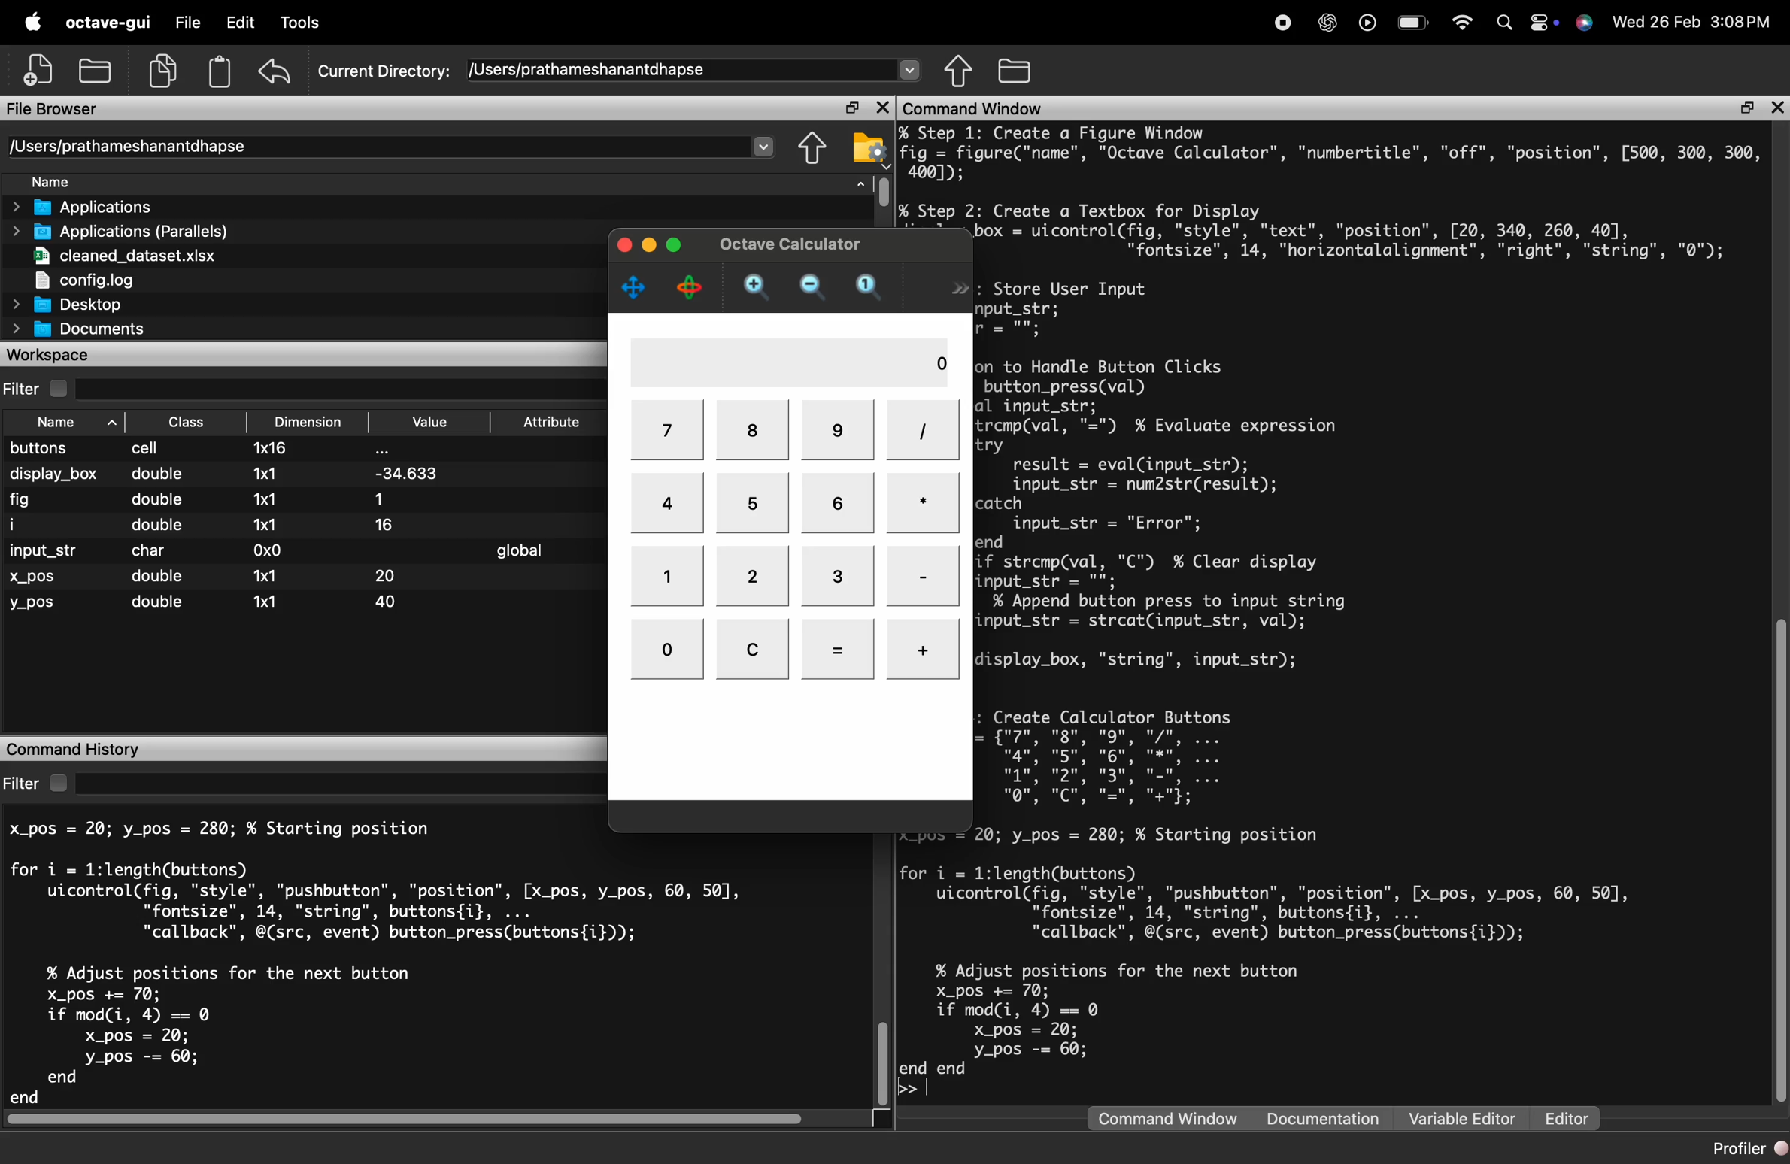 The width and height of the screenshot is (1790, 1164). Describe the element at coordinates (1014, 71) in the screenshot. I see `One directory up` at that location.